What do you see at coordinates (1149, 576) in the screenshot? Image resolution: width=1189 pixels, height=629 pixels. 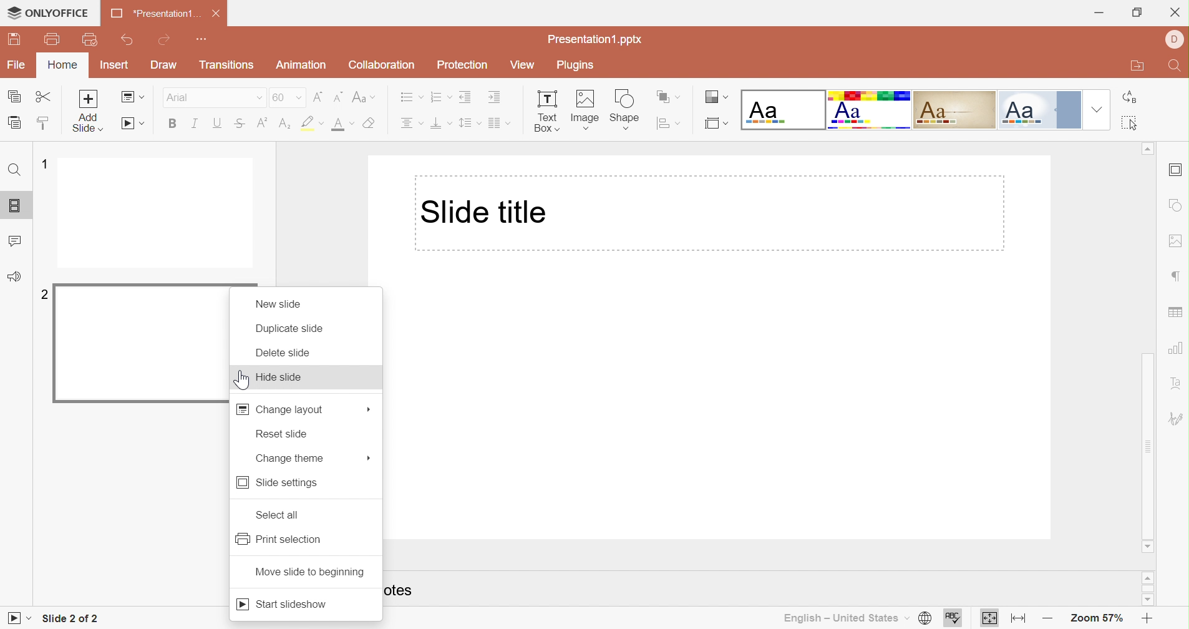 I see `Scroll Up` at bounding box center [1149, 576].